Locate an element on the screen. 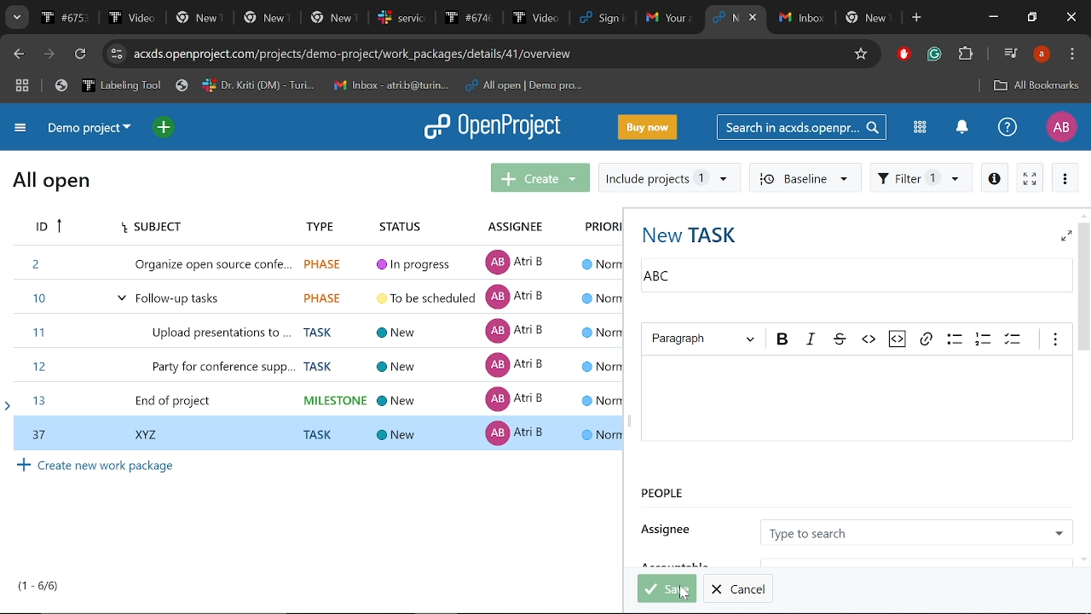 The width and height of the screenshot is (1091, 614). people is located at coordinates (762, 495).